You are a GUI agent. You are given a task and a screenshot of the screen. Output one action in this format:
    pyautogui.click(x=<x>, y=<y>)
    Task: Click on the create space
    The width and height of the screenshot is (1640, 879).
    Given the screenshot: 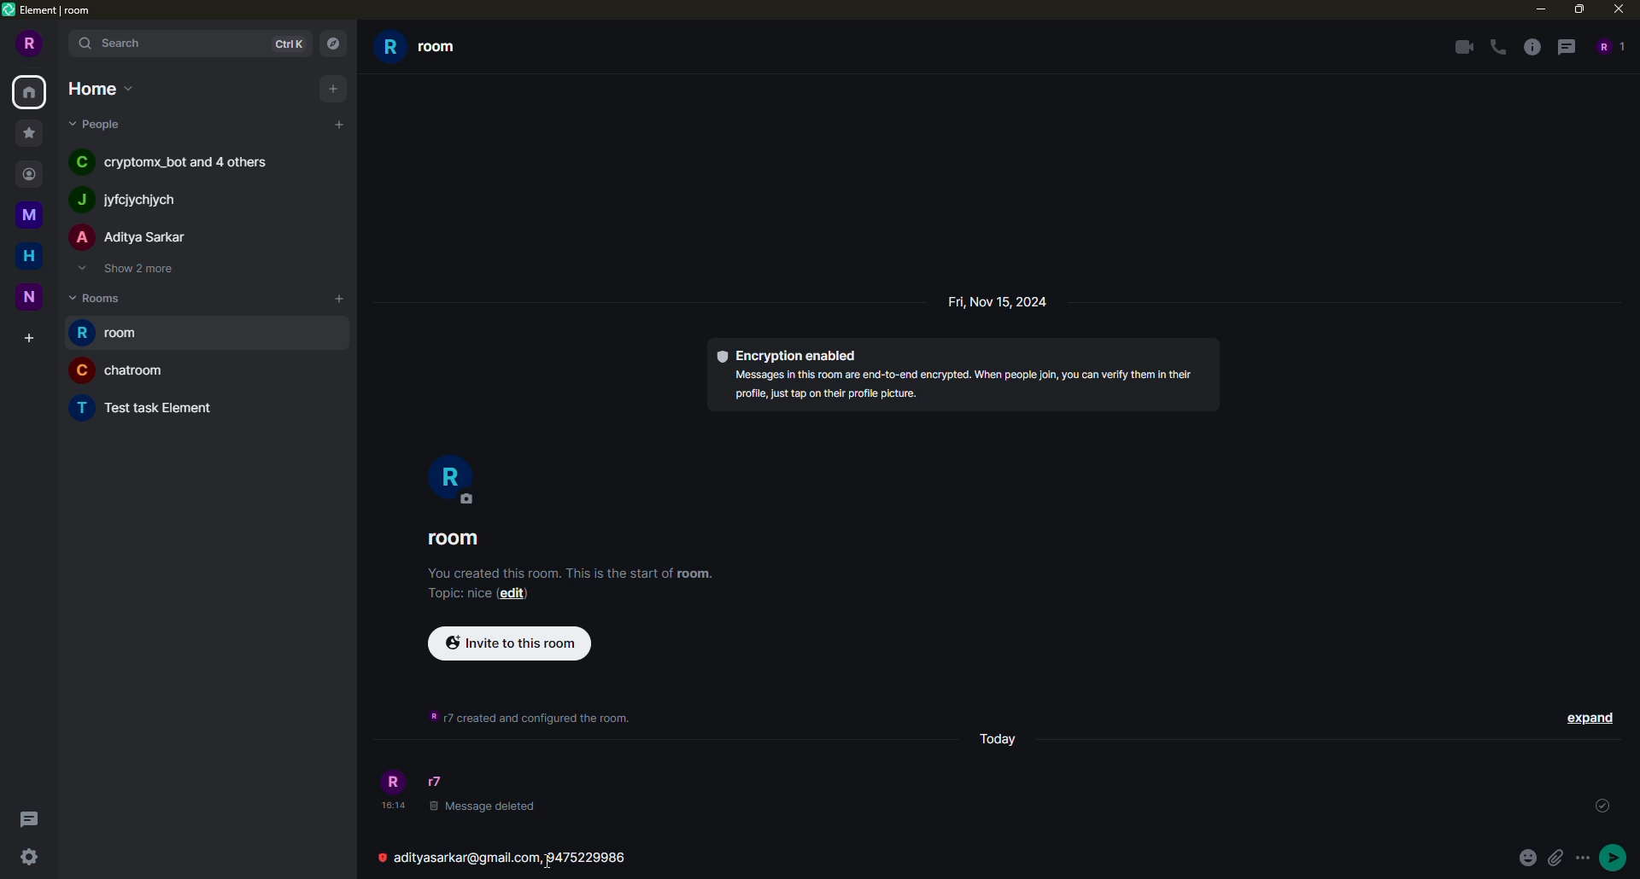 What is the action you would take?
    pyautogui.click(x=24, y=336)
    